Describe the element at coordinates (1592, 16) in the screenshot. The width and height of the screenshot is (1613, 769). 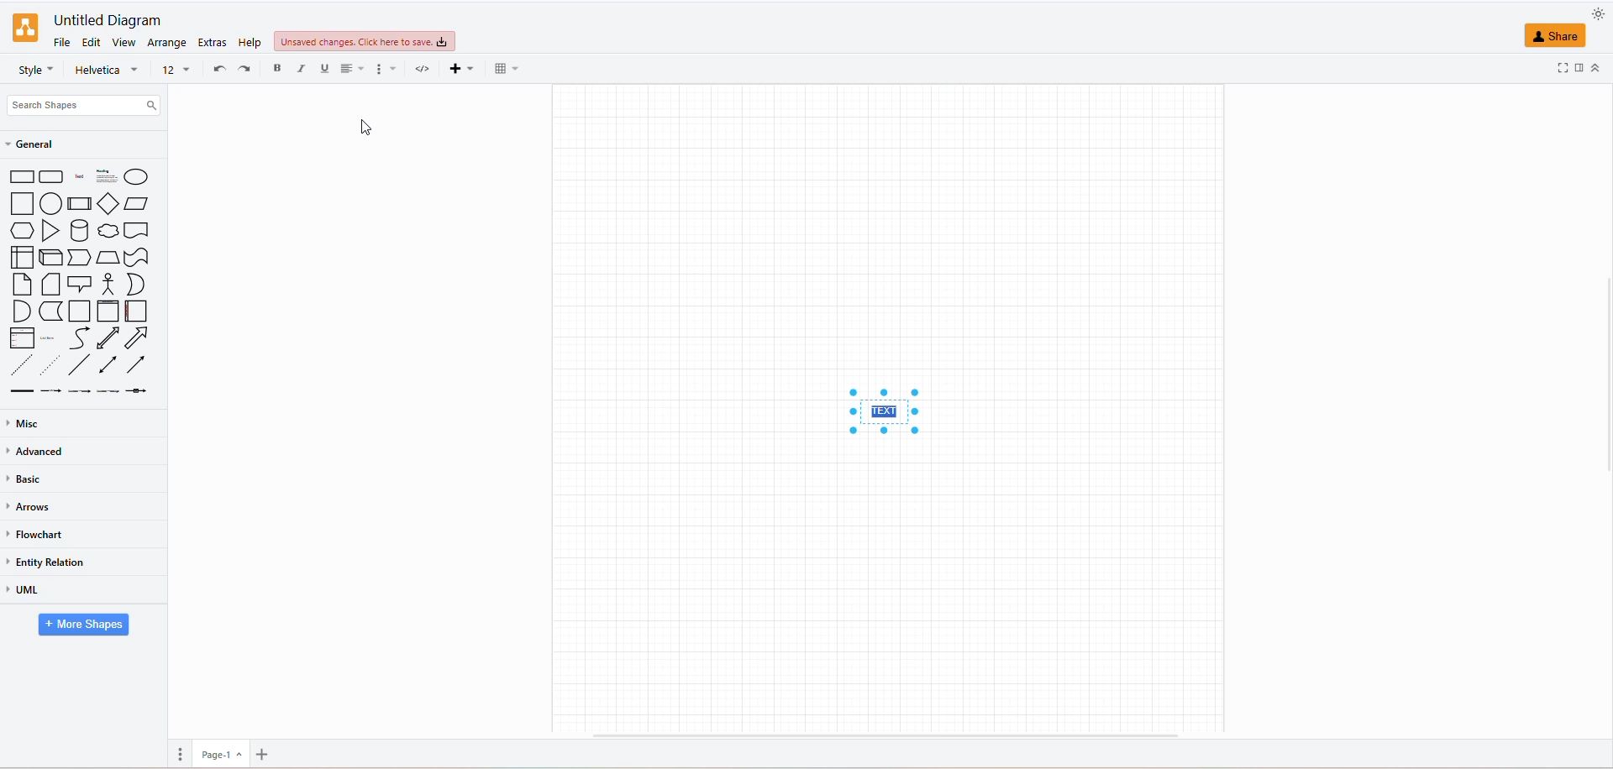
I see `appearance` at that location.